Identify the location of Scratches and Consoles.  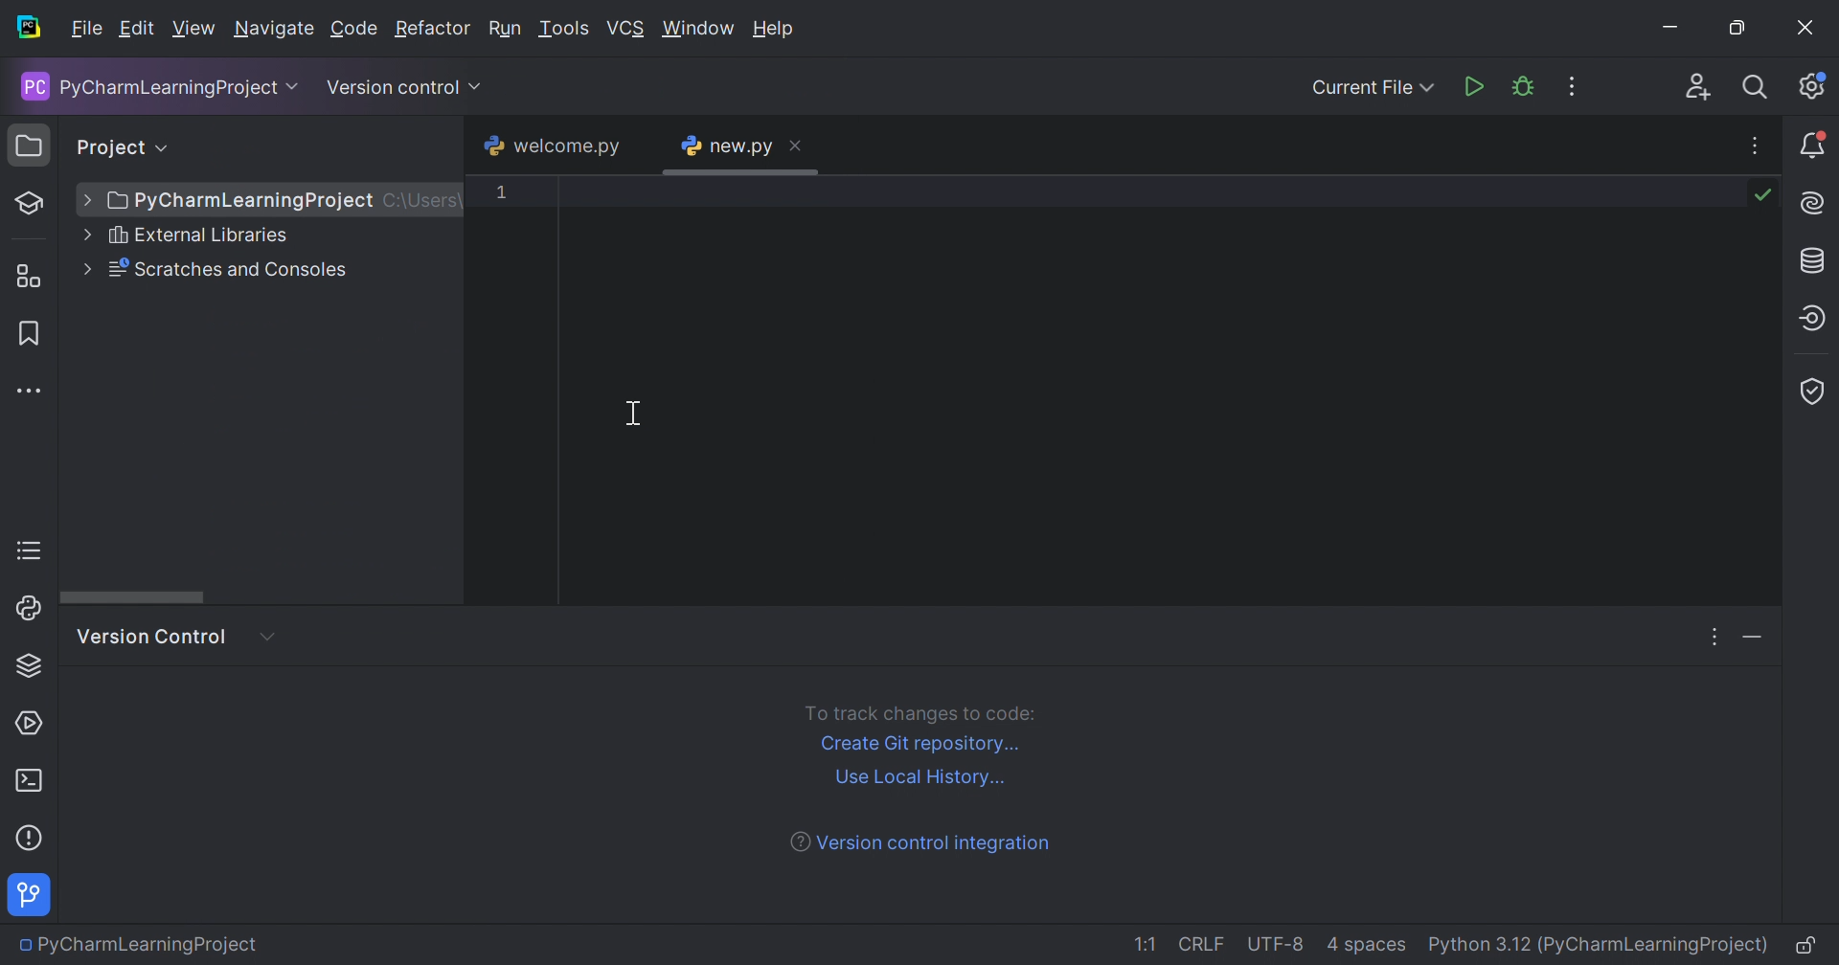
(228, 269).